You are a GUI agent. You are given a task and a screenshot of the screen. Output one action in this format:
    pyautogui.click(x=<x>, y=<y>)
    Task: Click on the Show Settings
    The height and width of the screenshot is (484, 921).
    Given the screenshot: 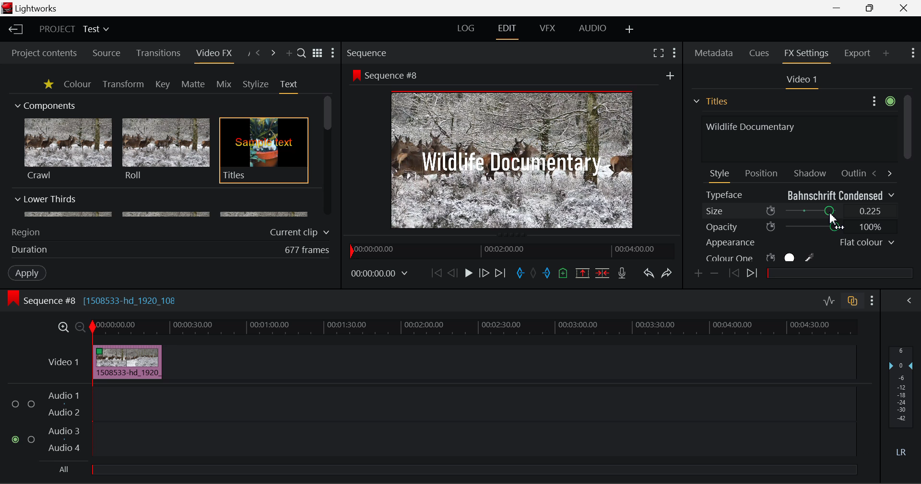 What is the action you would take?
    pyautogui.click(x=675, y=53)
    